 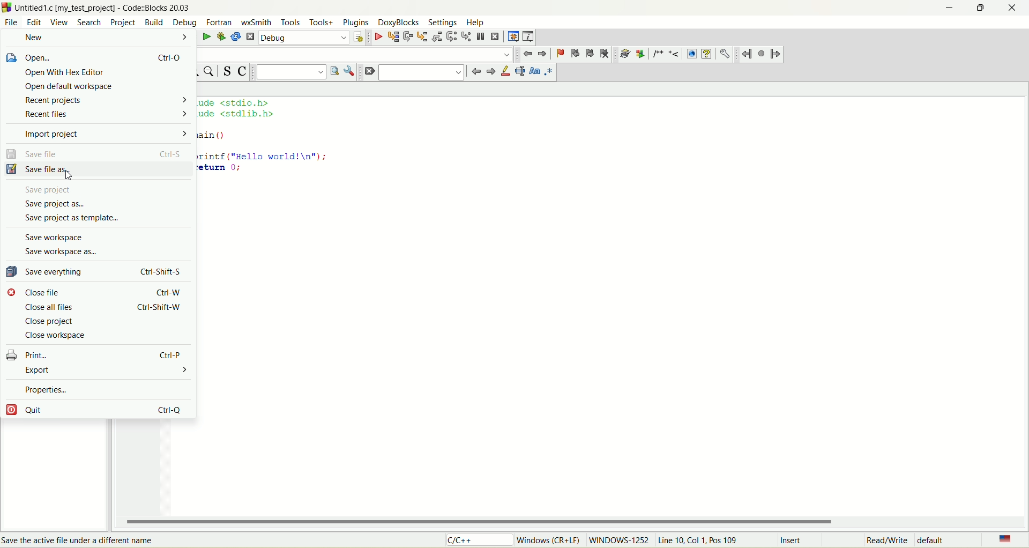 What do you see at coordinates (97, 270) in the screenshot?
I see `save everything` at bounding box center [97, 270].